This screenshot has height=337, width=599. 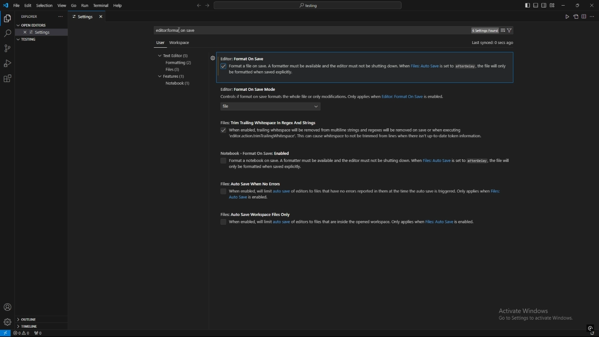 I want to click on view, so click(x=62, y=6).